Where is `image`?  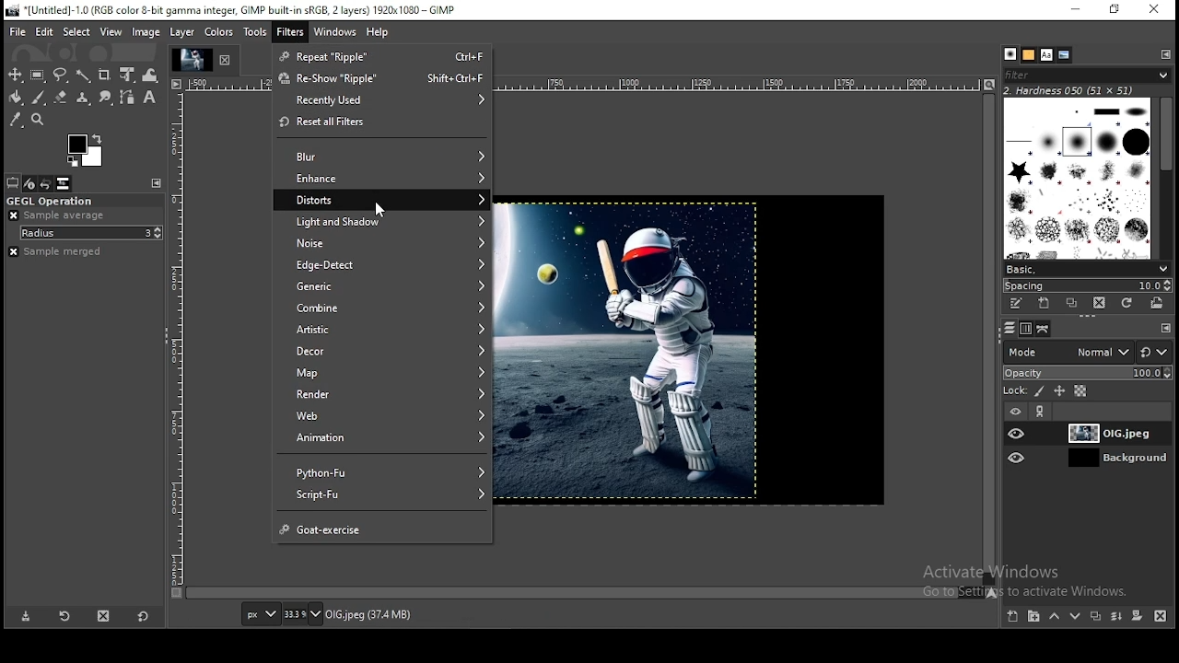
image is located at coordinates (146, 31).